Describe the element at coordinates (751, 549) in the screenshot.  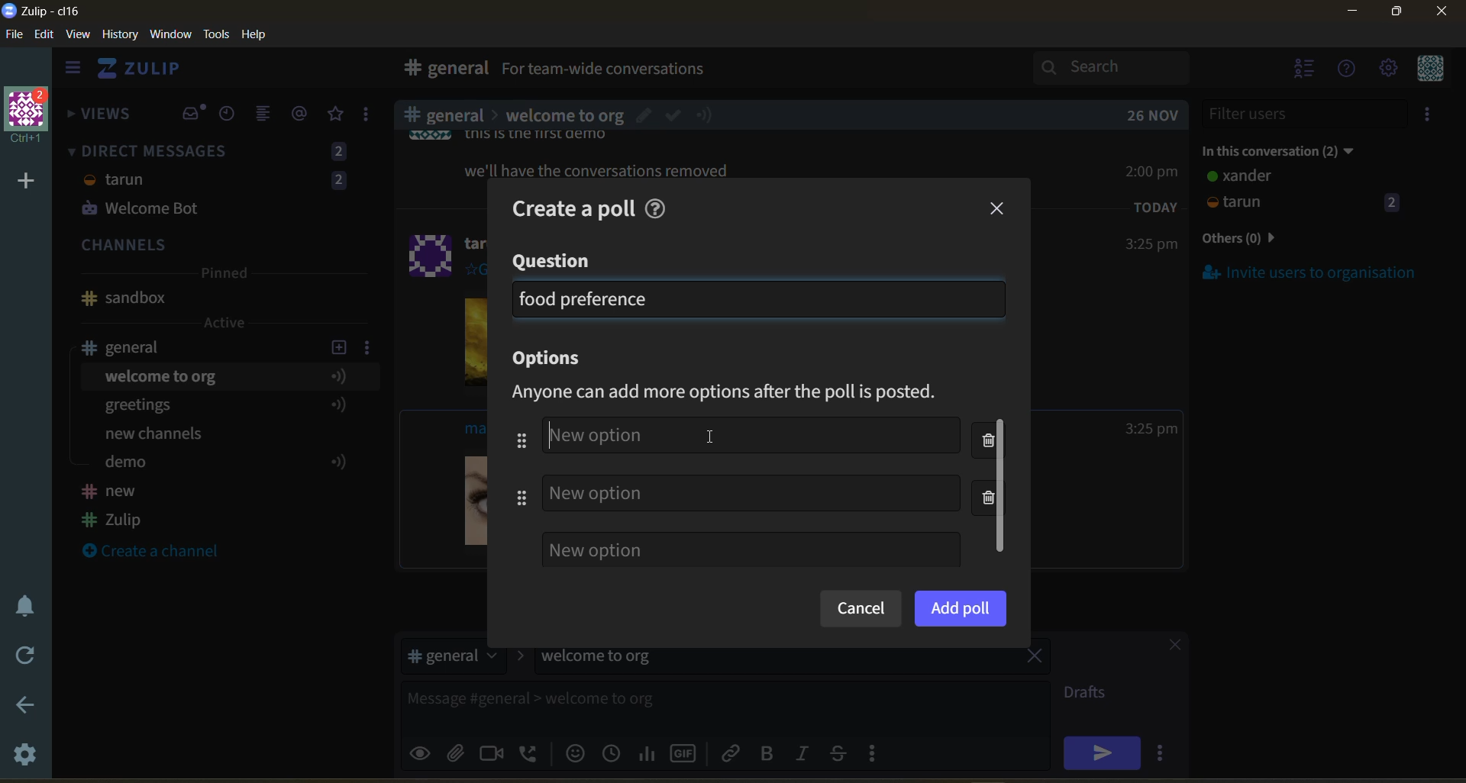
I see `new option` at that location.